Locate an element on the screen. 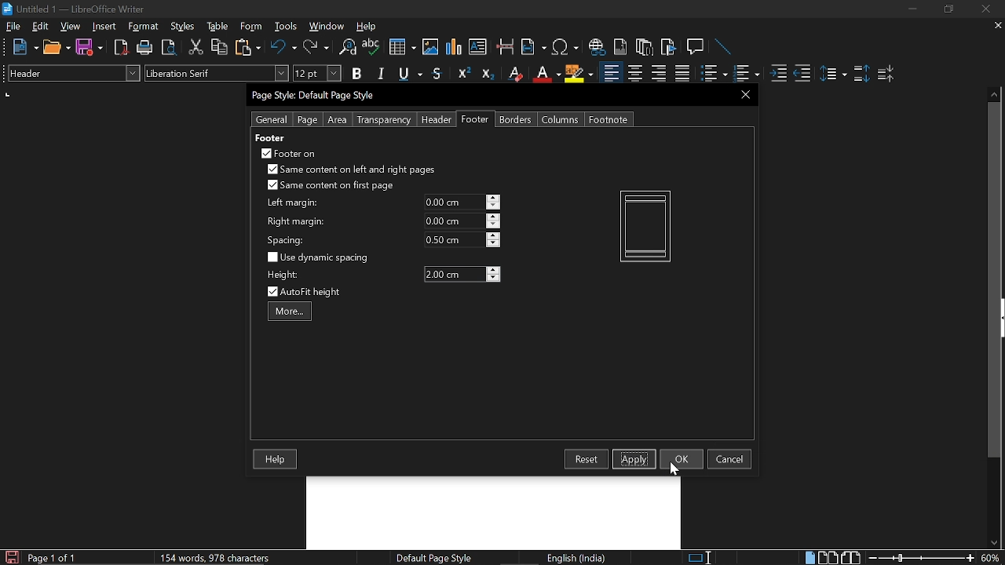 Image resolution: width=1005 pixels, height=565 pixels. Minimize is located at coordinates (912, 11).